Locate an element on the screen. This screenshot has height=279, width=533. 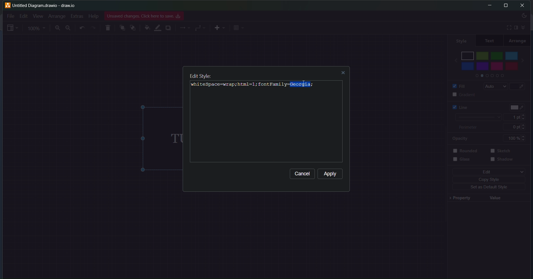
to back is located at coordinates (133, 28).